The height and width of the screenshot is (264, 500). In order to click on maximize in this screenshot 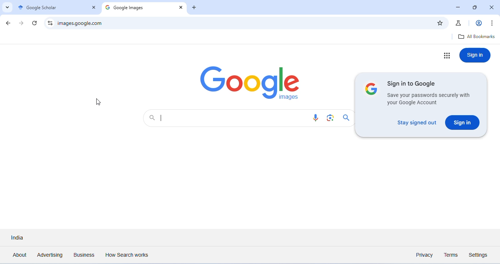, I will do `click(475, 7)`.